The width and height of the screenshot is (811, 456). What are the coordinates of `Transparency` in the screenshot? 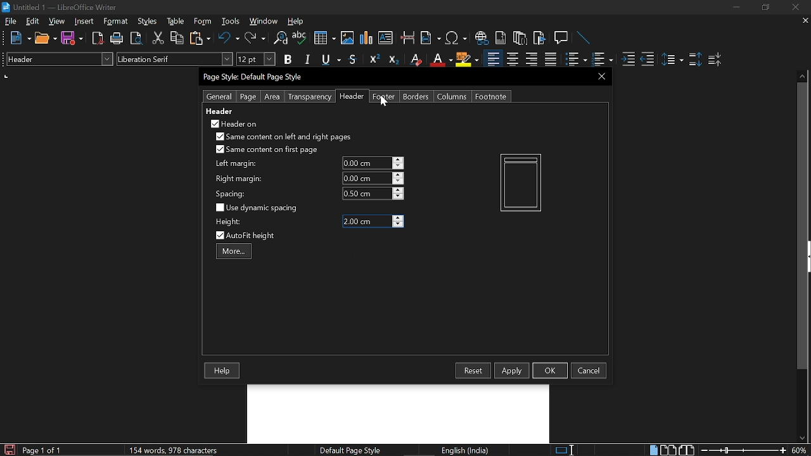 It's located at (309, 97).